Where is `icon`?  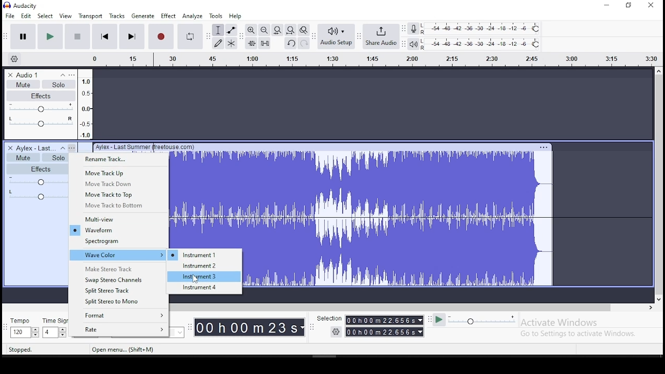
icon is located at coordinates (28, 5).